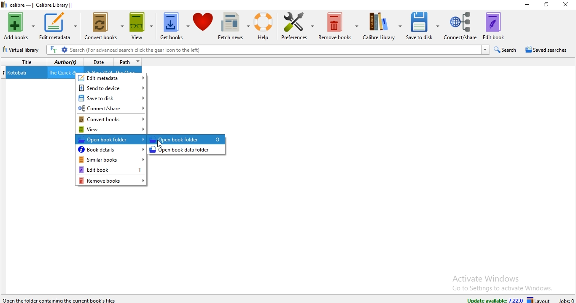 This screenshot has width=576, height=303. What do you see at coordinates (111, 108) in the screenshot?
I see `connect/share` at bounding box center [111, 108].